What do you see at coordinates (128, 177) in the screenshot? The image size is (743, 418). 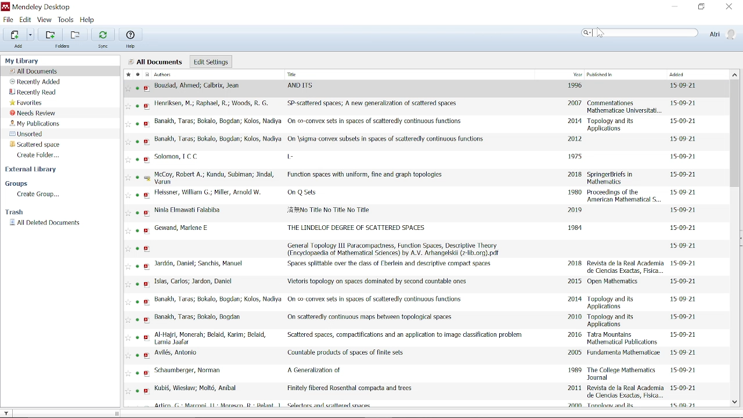 I see `Add to favorite` at bounding box center [128, 177].